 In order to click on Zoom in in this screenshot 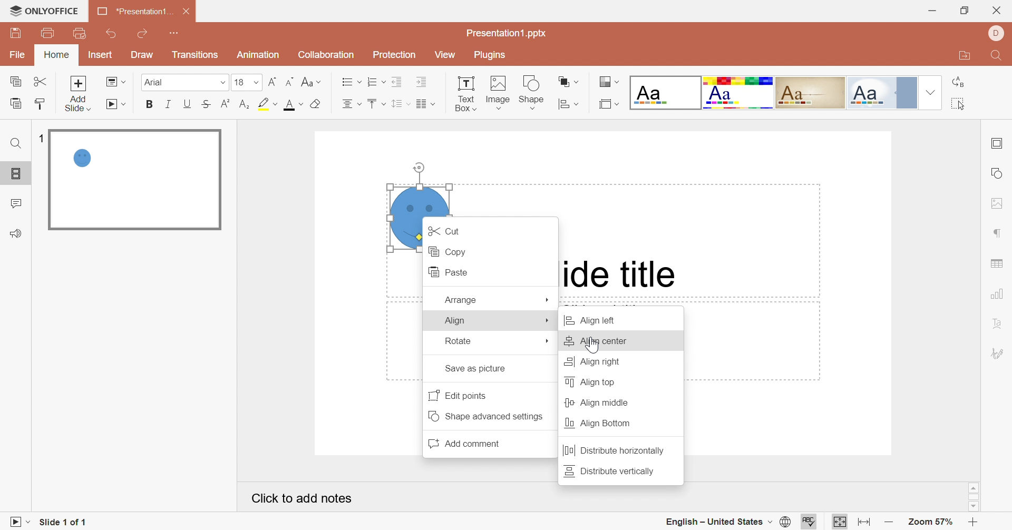, I will do `click(974, 523)`.